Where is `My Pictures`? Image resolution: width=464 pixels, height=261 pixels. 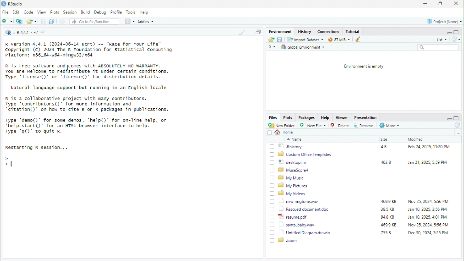 My Pictures is located at coordinates (294, 186).